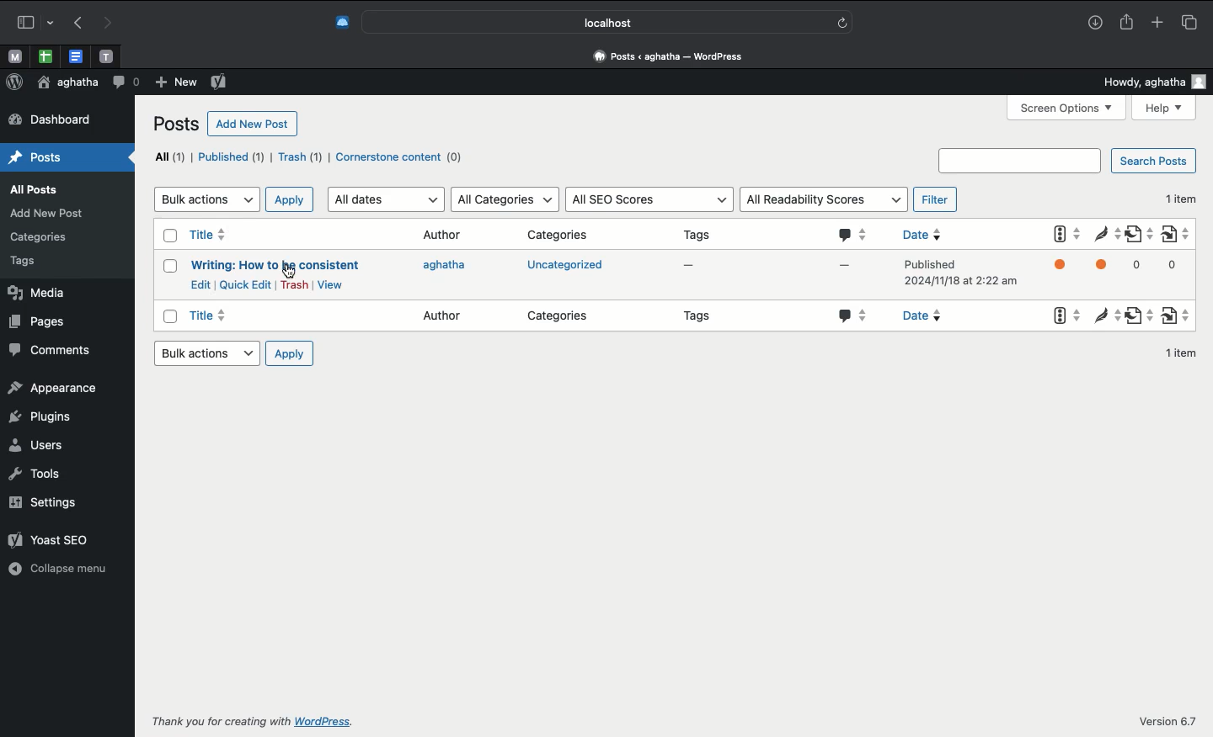 Image resolution: width=1213 pixels, height=737 pixels. I want to click on Filter, so click(937, 200).